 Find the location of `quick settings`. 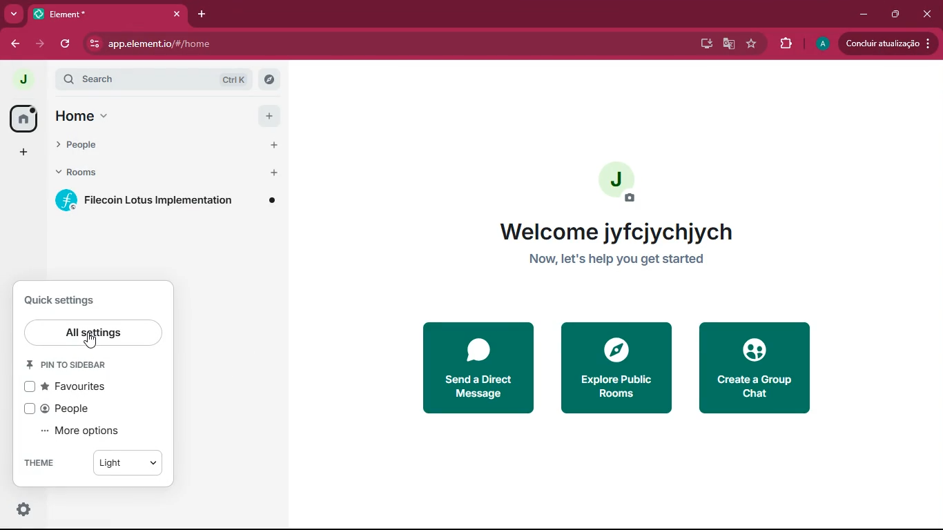

quick settings is located at coordinates (61, 299).